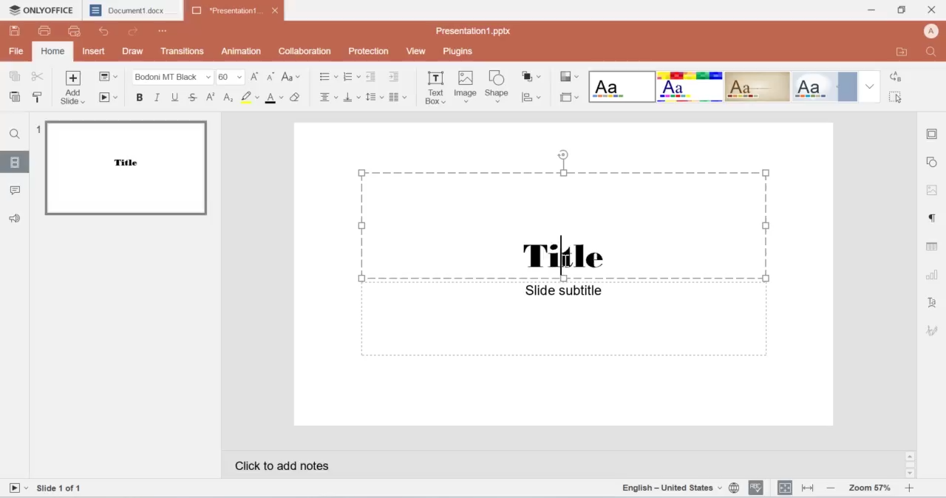  I want to click on logo, so click(40, 10).